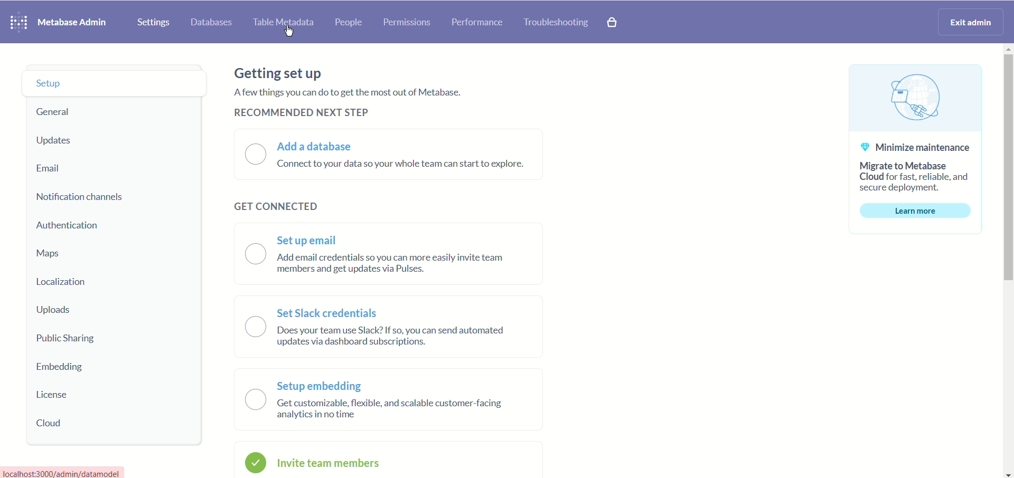  Describe the element at coordinates (916, 98) in the screenshot. I see `Picture of globe` at that location.